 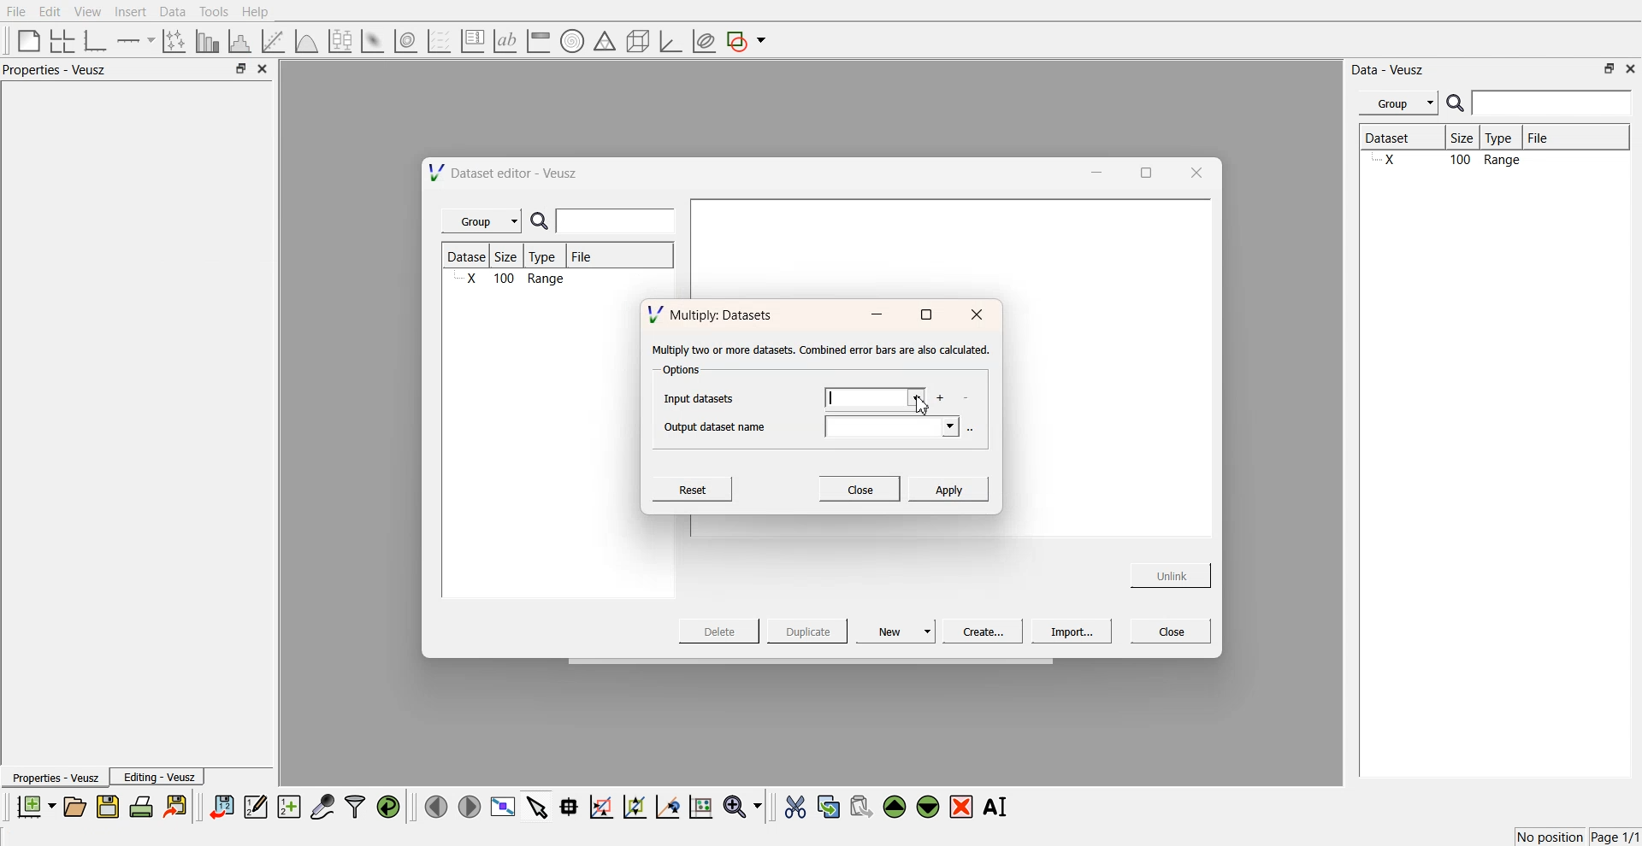 I want to click on new documents, so click(x=34, y=806).